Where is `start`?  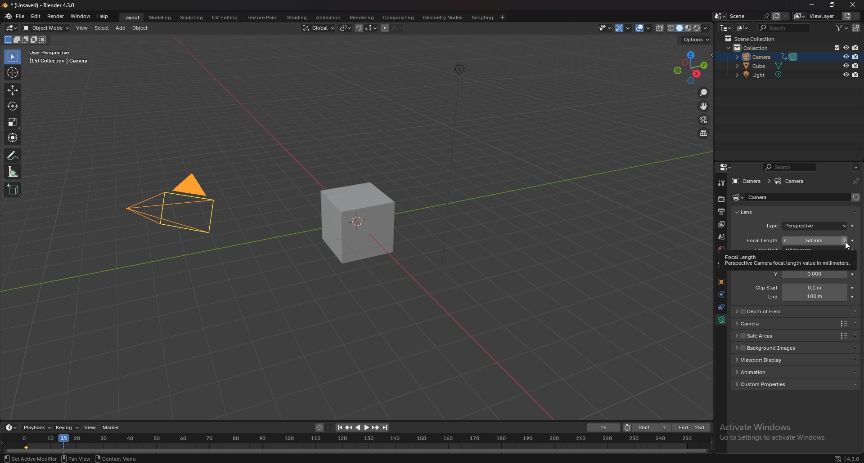 start is located at coordinates (647, 428).